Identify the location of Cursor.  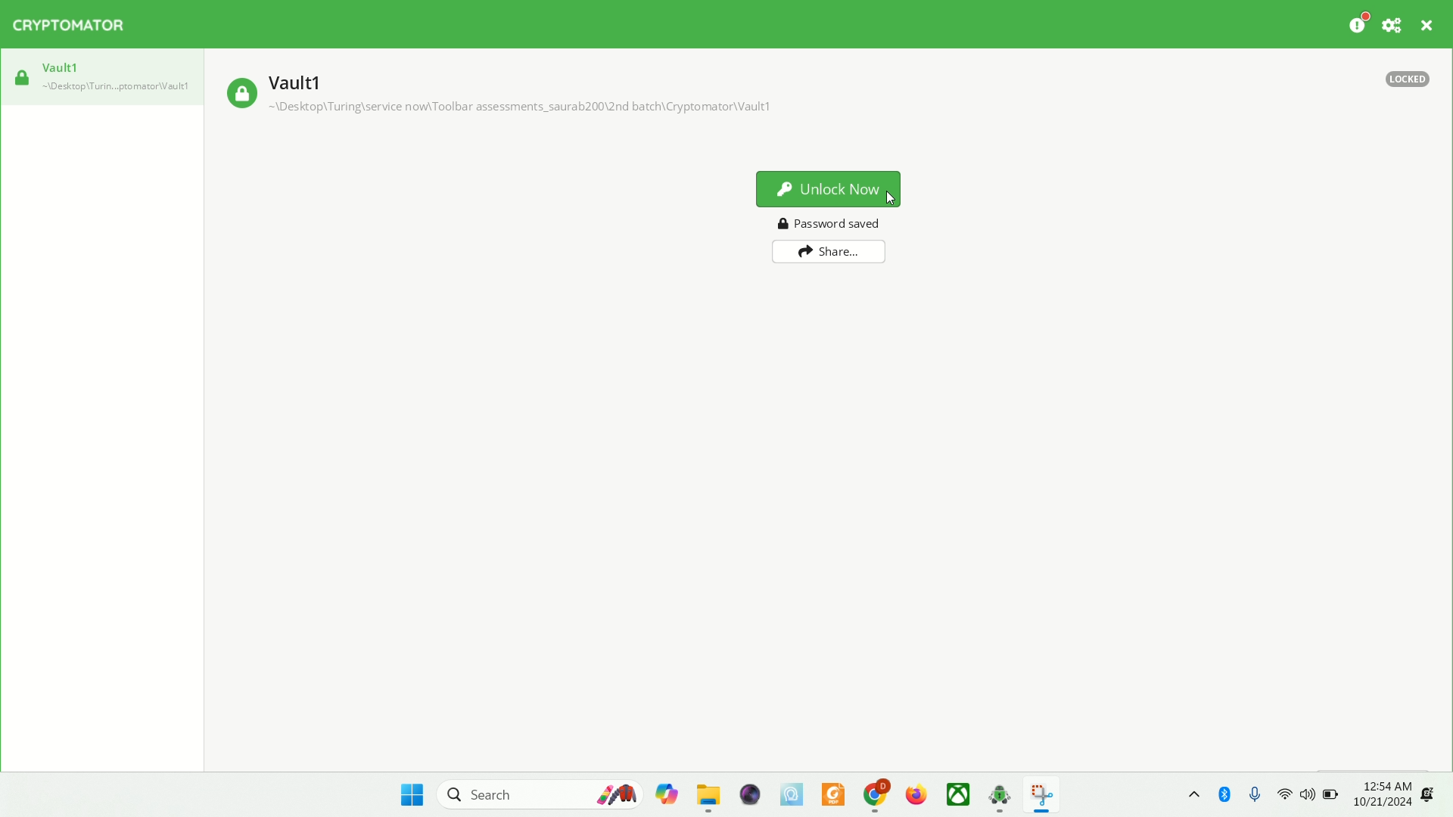
(889, 196).